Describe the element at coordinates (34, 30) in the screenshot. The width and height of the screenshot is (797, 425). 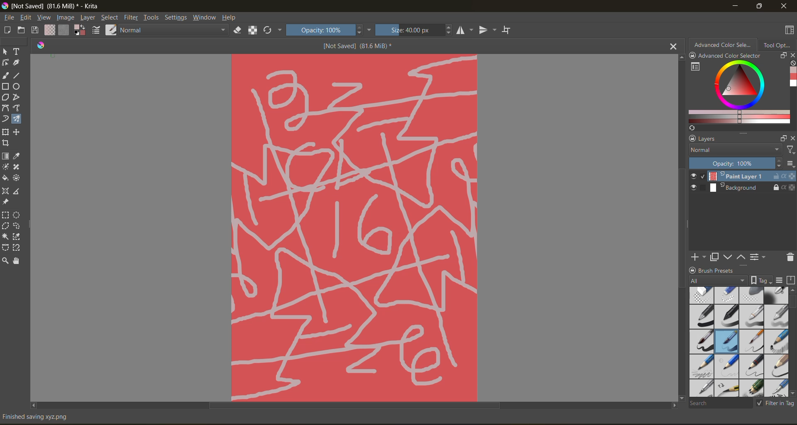
I see `save` at that location.